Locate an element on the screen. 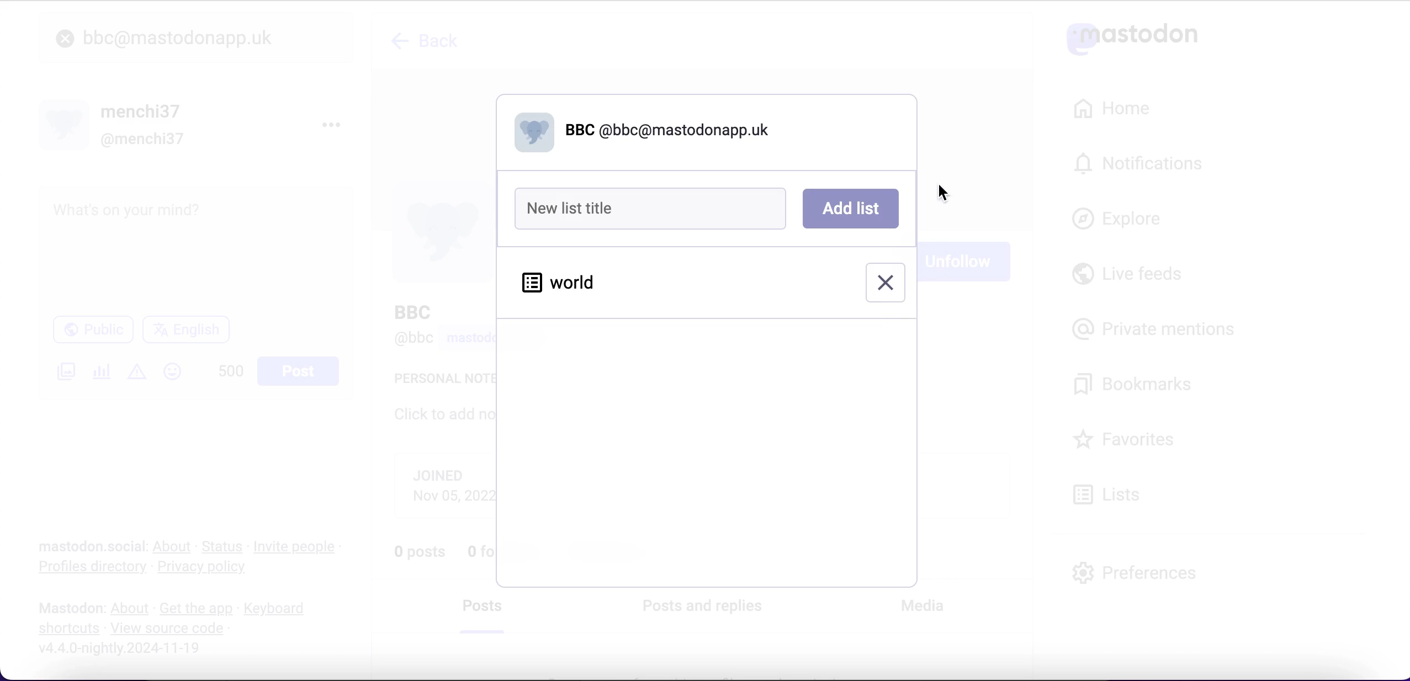 The image size is (1410, 681). add content warning is located at coordinates (139, 373).